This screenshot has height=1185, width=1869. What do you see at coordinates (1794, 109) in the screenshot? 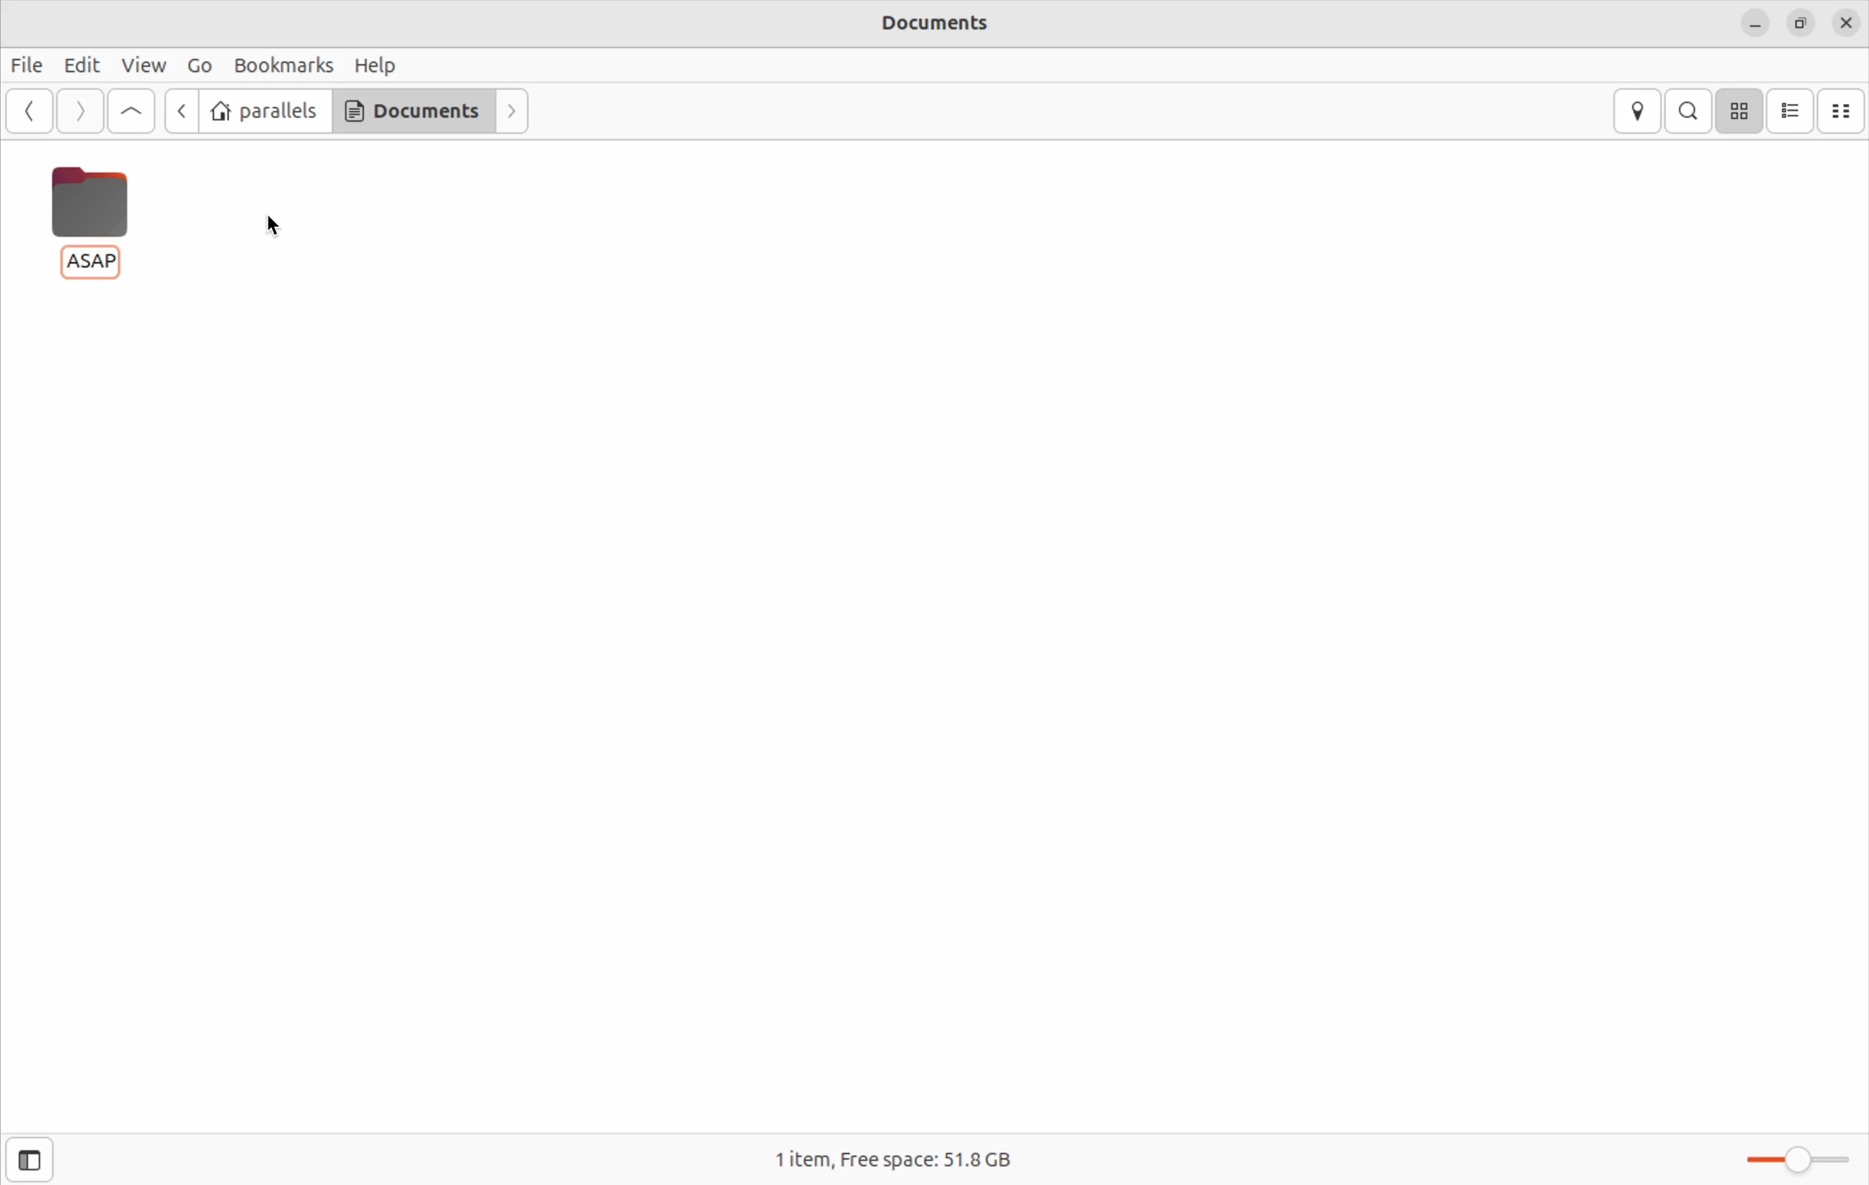
I see `list view` at bounding box center [1794, 109].